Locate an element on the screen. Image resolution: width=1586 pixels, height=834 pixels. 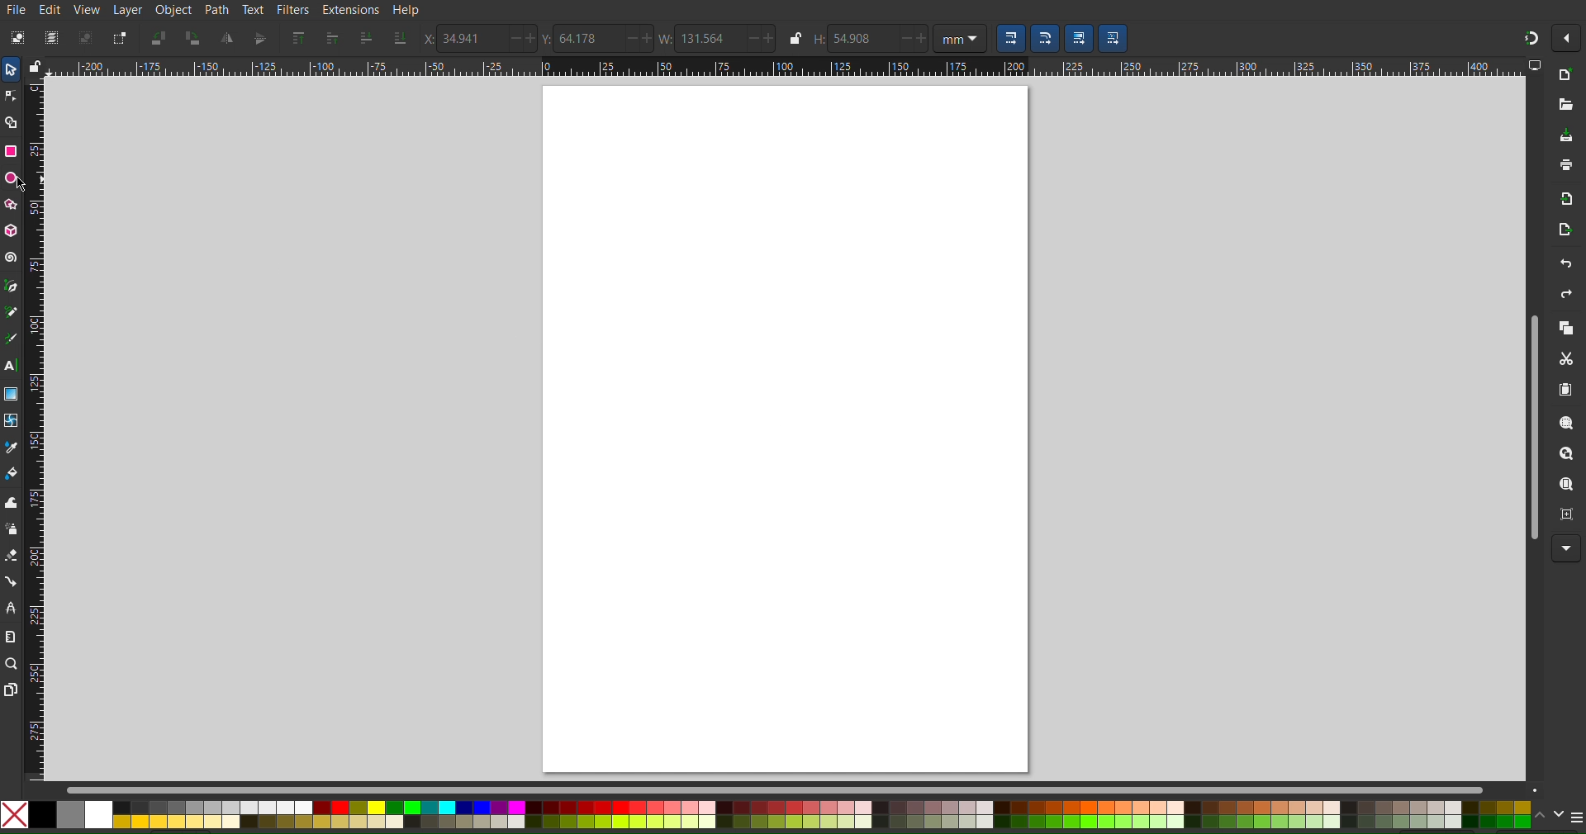
Zoom Selection is located at coordinates (1565, 424).